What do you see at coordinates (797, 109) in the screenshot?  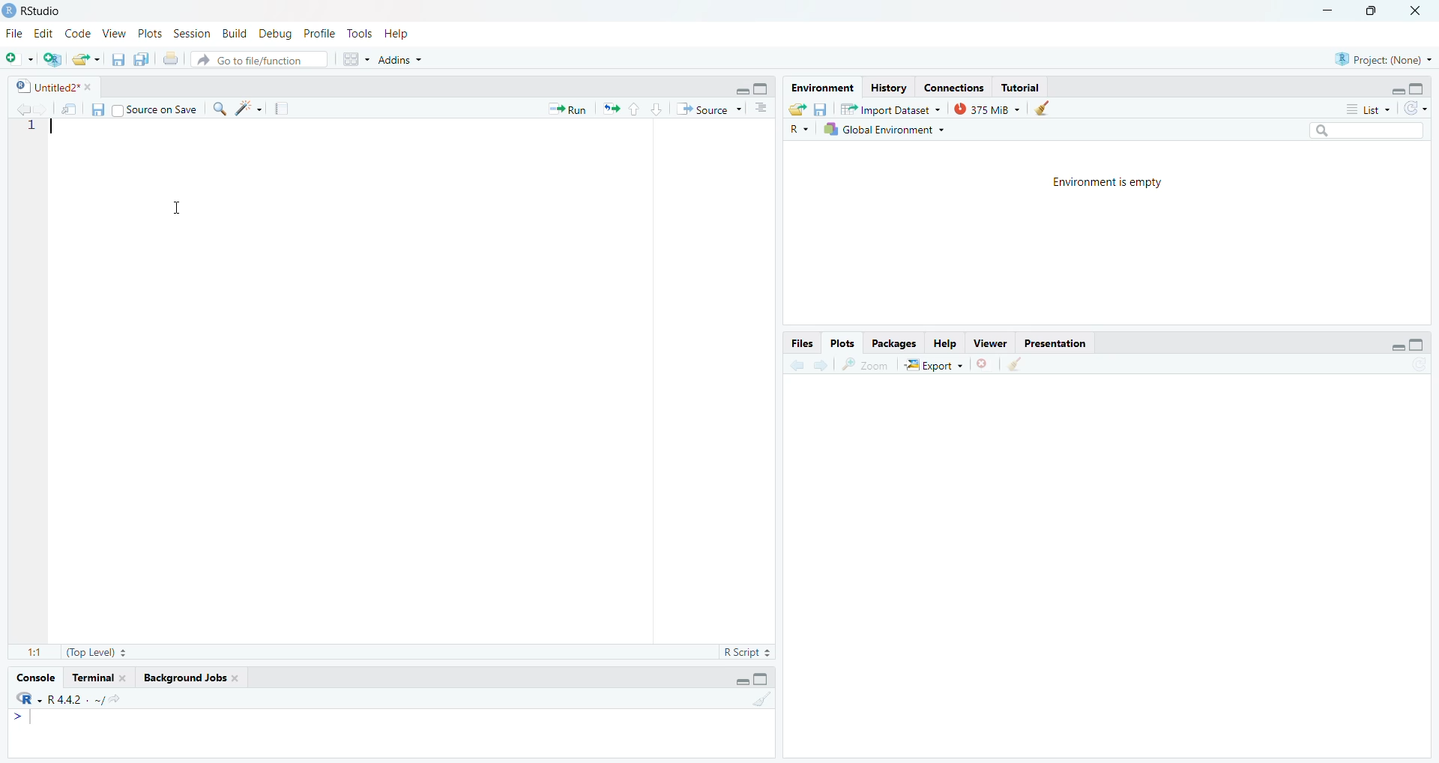 I see `load workspace` at bounding box center [797, 109].